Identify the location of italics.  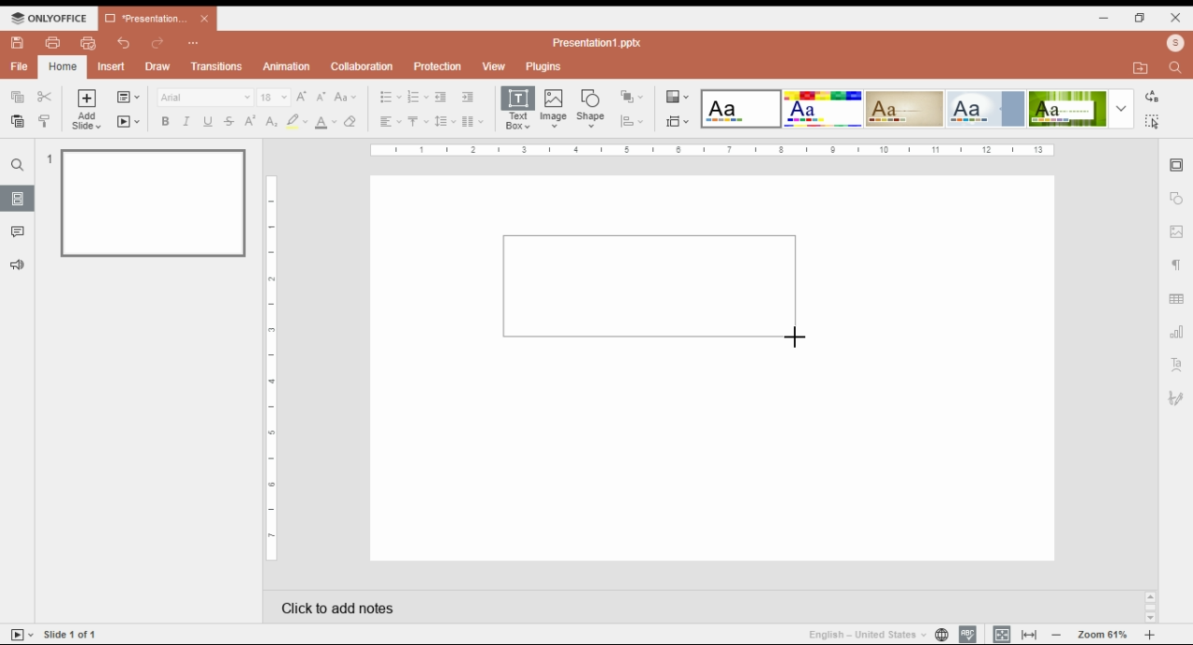
(186, 121).